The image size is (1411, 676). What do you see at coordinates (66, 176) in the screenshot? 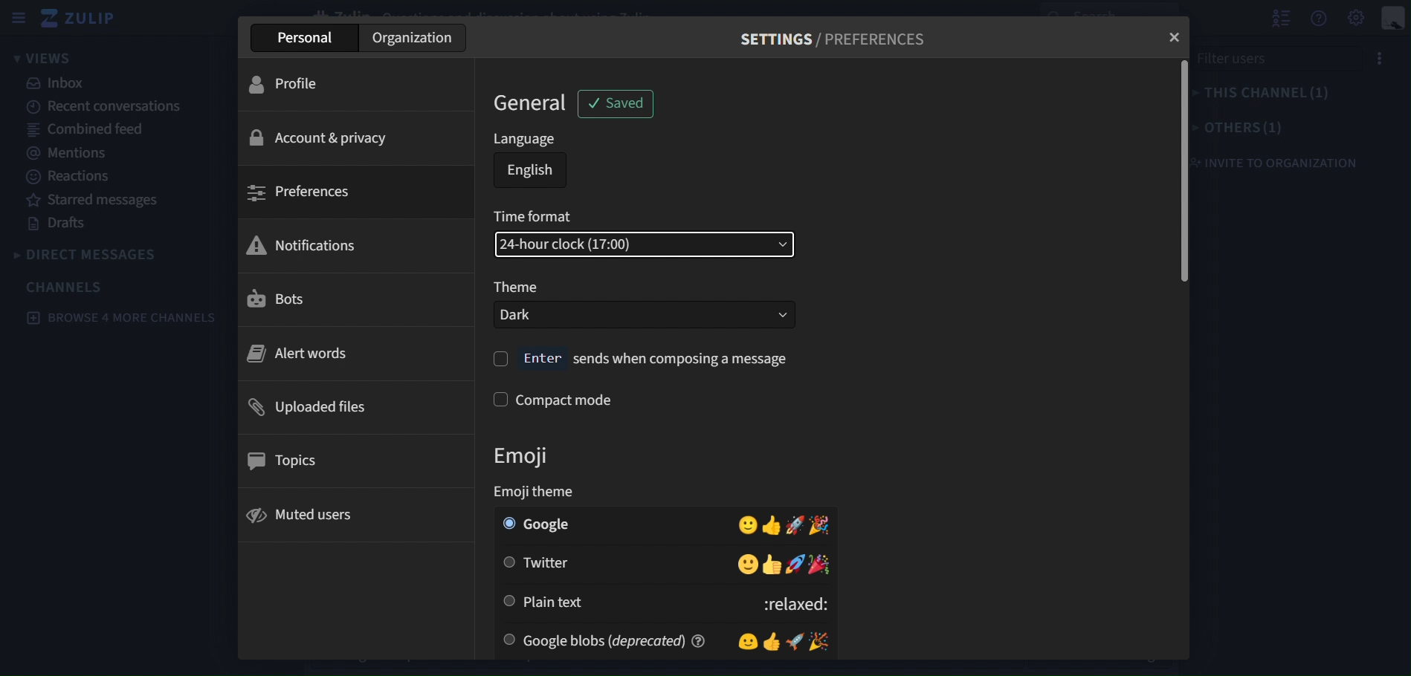
I see `reactions` at bounding box center [66, 176].